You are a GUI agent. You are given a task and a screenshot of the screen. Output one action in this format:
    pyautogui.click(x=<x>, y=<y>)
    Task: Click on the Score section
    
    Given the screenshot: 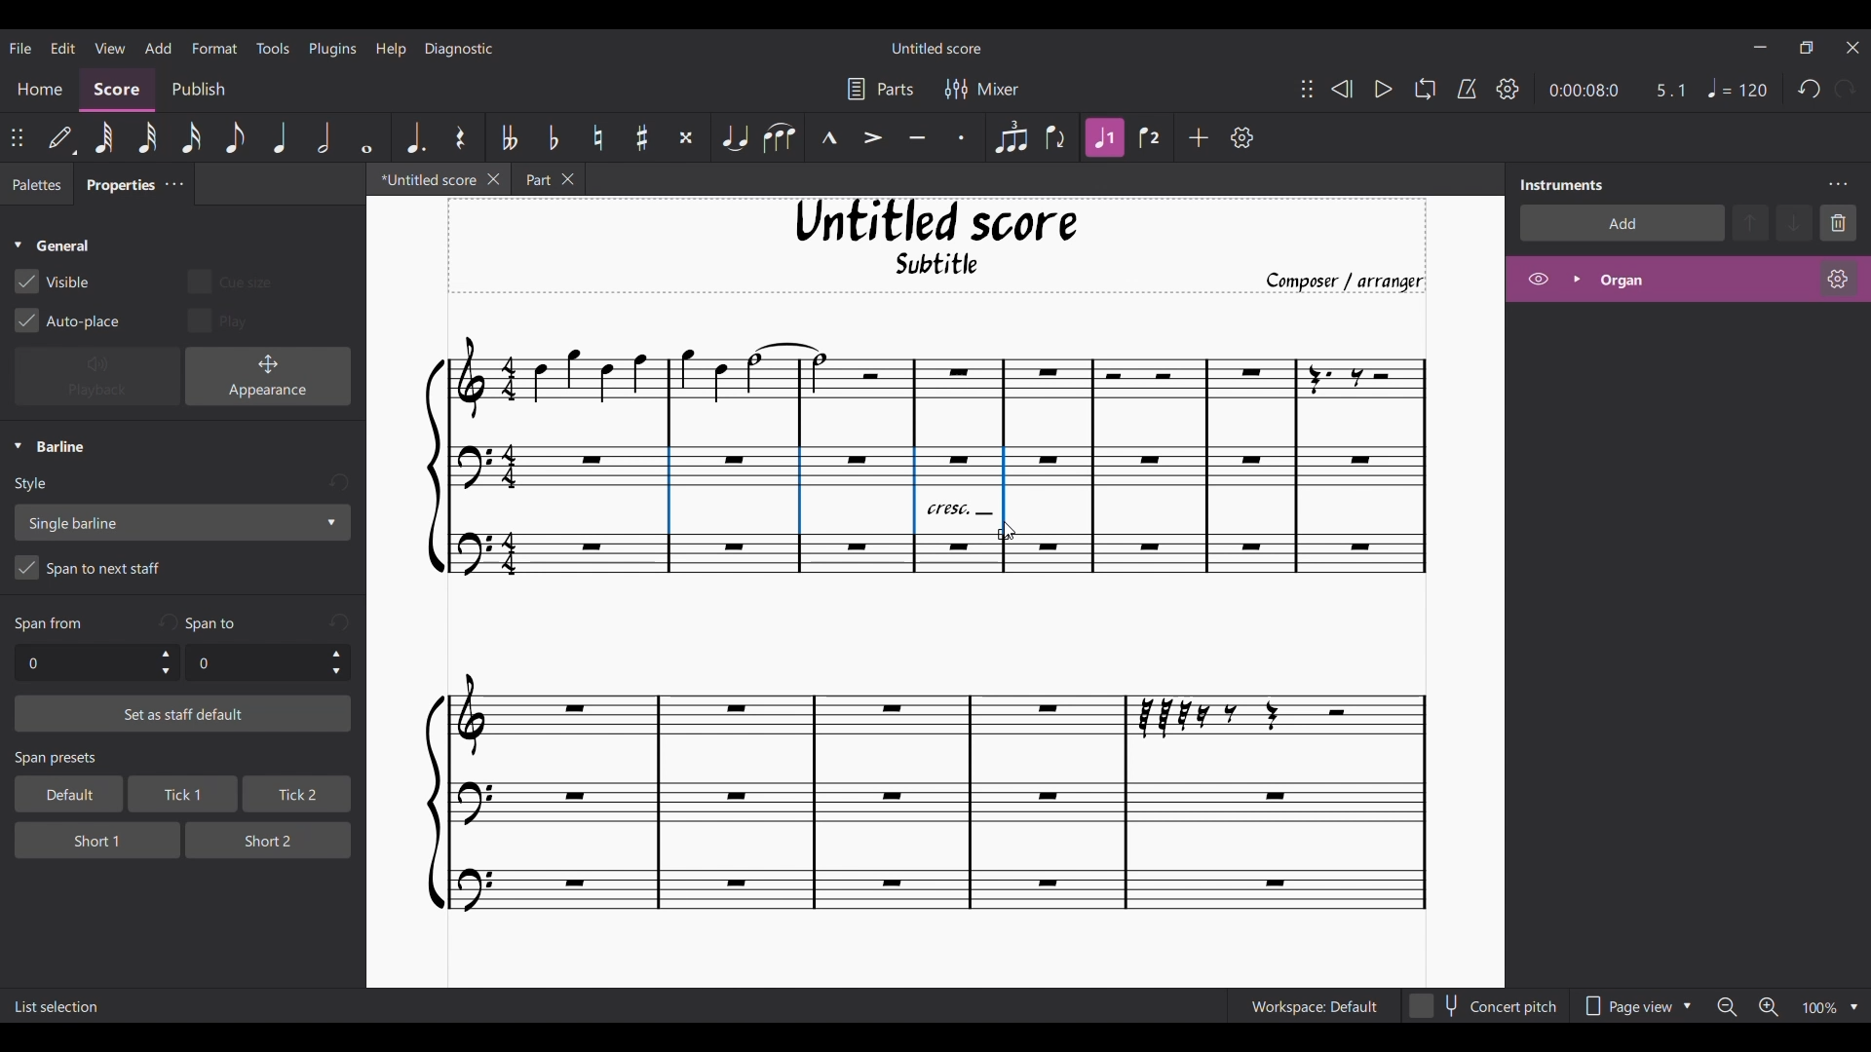 What is the action you would take?
    pyautogui.click(x=117, y=88)
    